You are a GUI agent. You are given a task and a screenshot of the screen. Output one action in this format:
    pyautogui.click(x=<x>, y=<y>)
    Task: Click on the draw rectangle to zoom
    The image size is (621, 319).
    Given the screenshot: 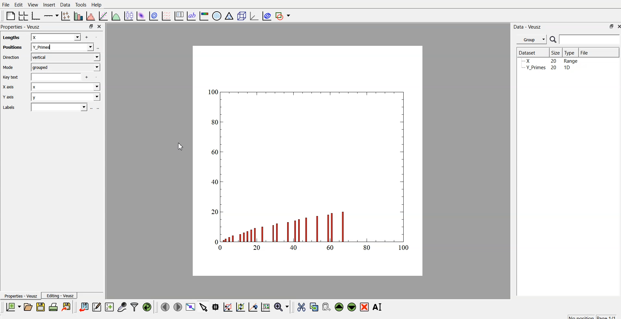 What is the action you would take?
    pyautogui.click(x=227, y=307)
    